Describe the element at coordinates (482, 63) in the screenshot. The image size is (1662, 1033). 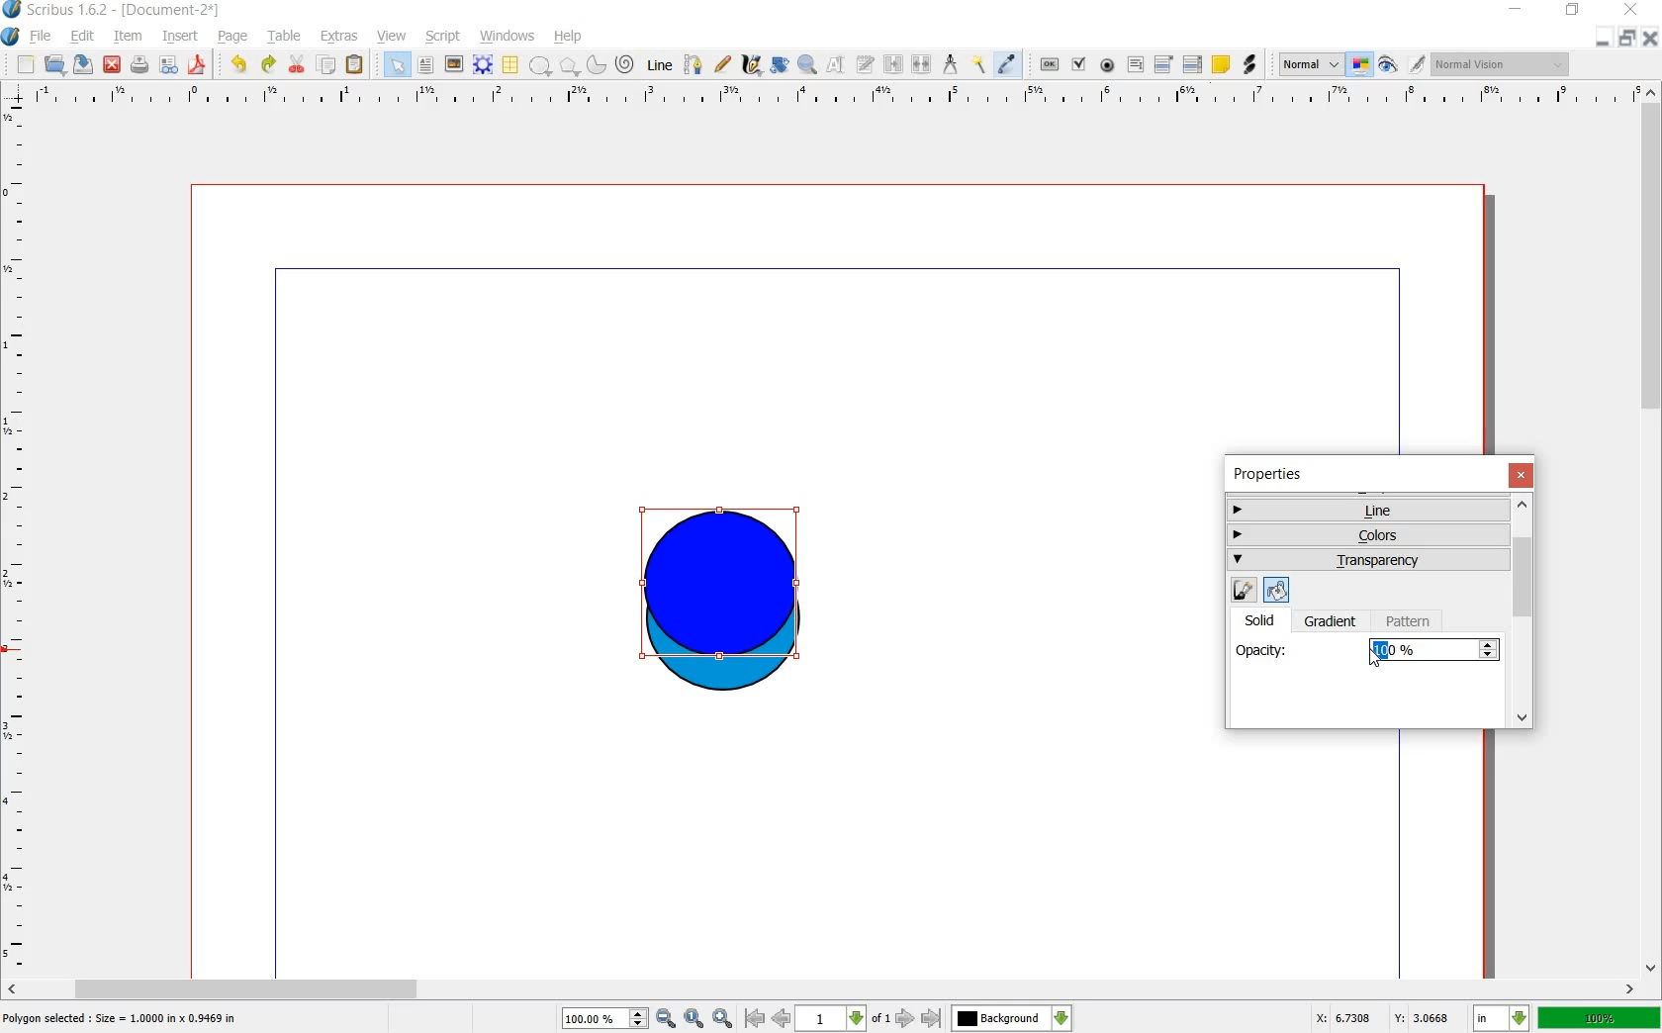
I see `render frame` at that location.